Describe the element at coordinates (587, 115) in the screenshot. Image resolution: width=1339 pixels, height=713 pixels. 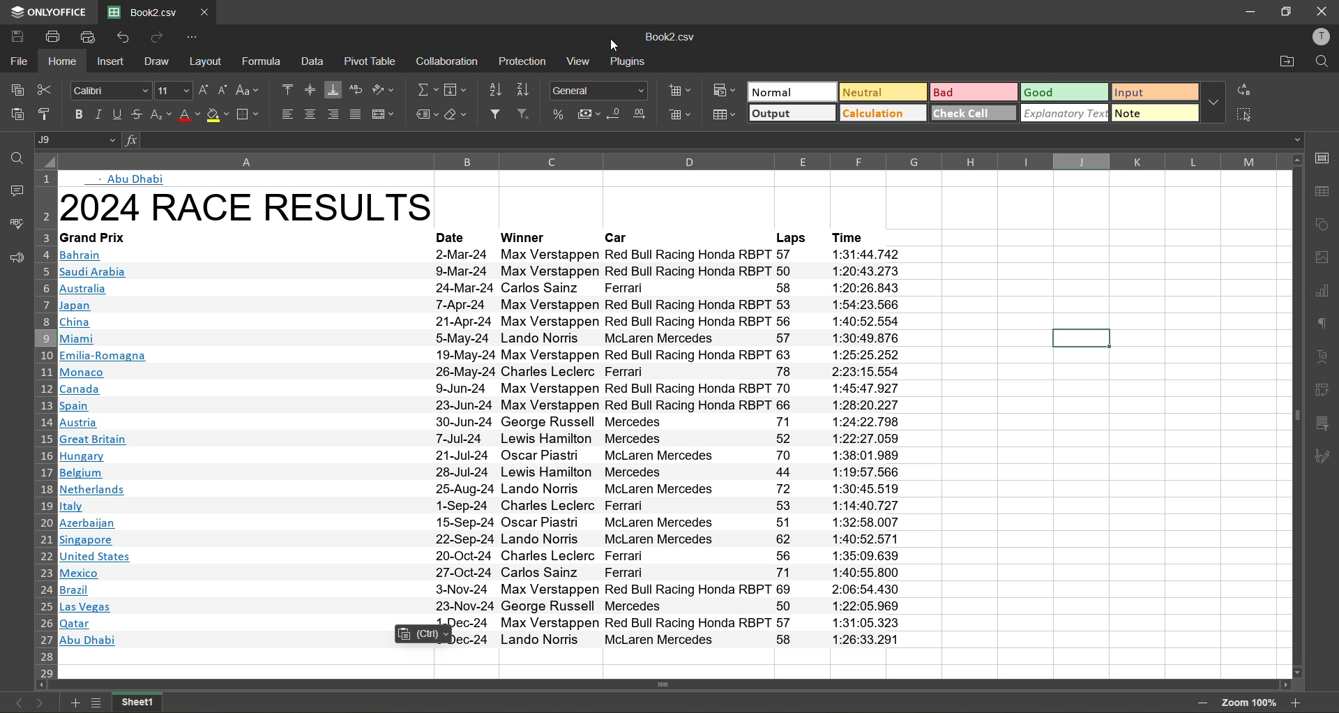
I see `accounting` at that location.